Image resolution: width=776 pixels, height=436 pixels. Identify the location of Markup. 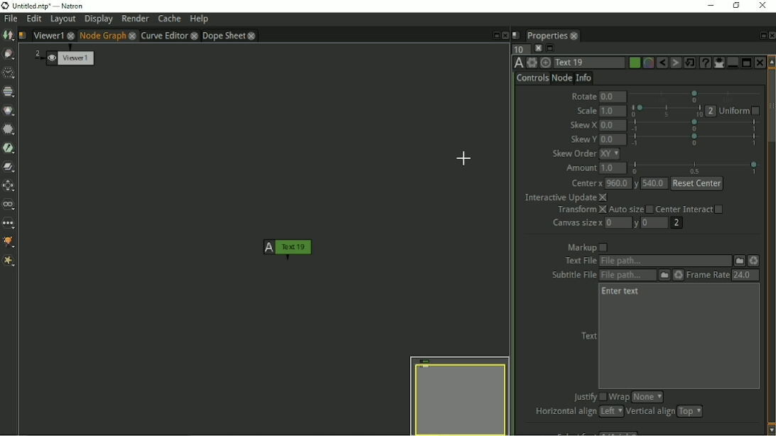
(586, 247).